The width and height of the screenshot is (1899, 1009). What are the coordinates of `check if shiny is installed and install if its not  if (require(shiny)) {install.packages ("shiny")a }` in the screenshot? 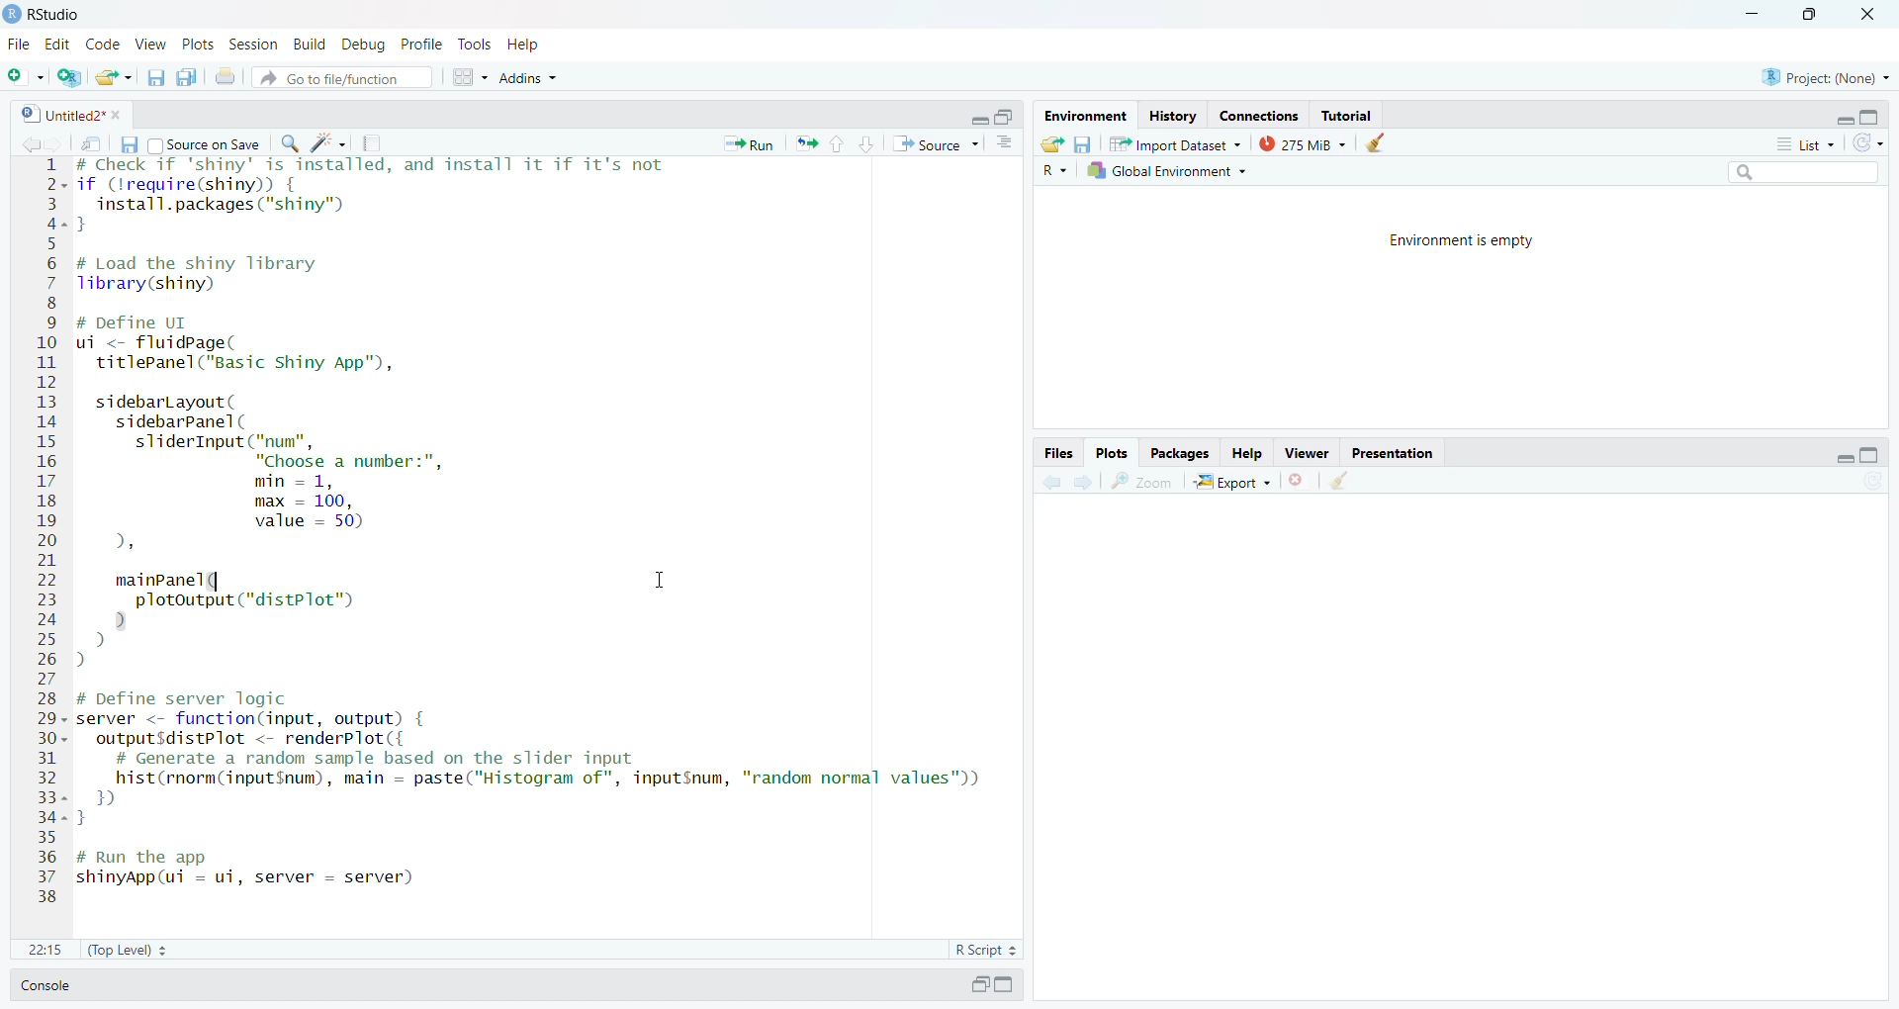 It's located at (371, 195).